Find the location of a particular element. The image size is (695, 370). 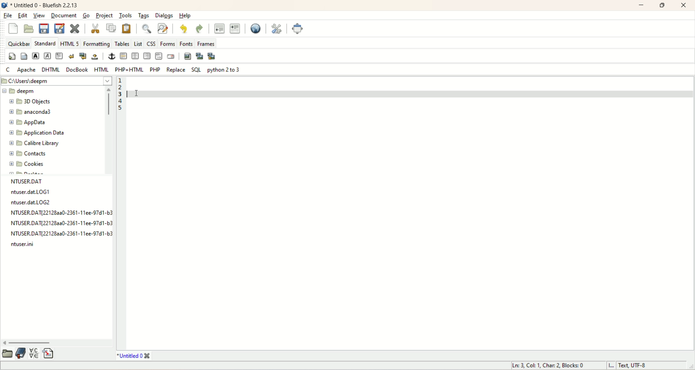

formatting is located at coordinates (97, 43).